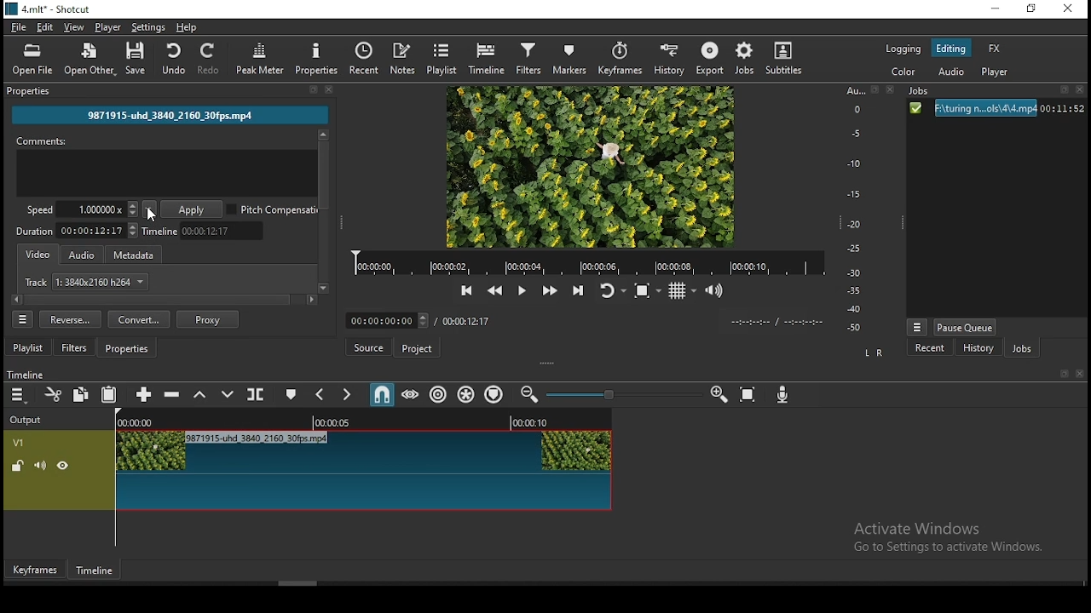  I want to click on player, so click(107, 26).